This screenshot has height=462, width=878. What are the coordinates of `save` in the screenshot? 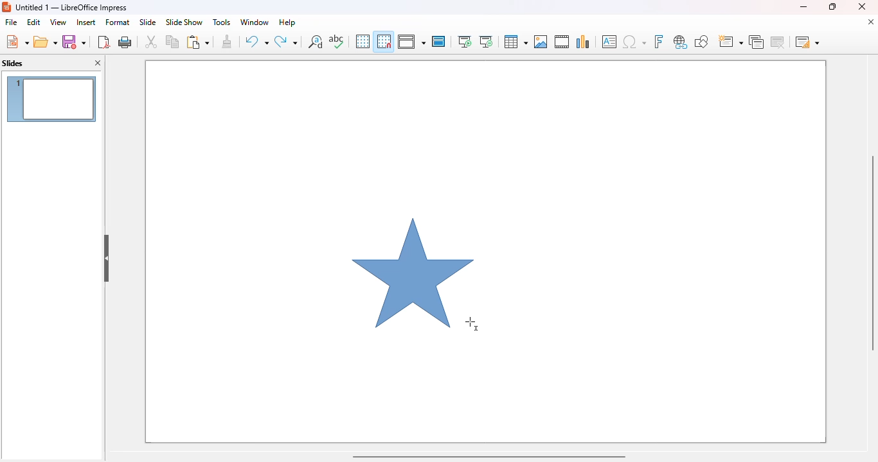 It's located at (74, 42).